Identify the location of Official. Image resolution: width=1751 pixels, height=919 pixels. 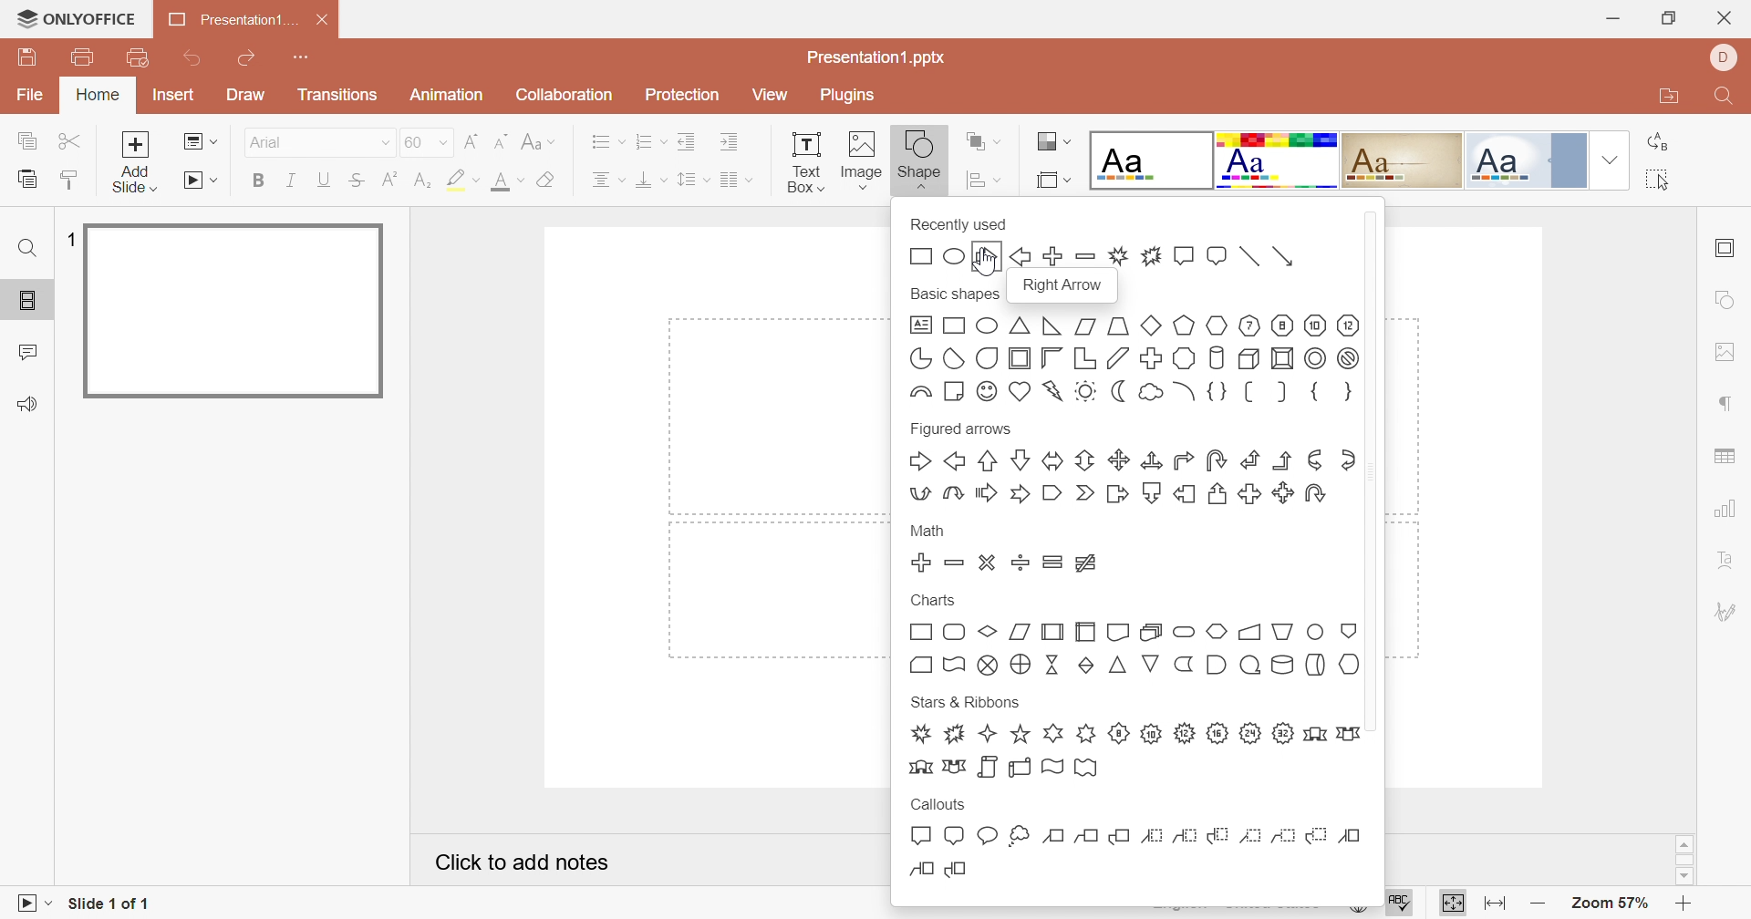
(1524, 160).